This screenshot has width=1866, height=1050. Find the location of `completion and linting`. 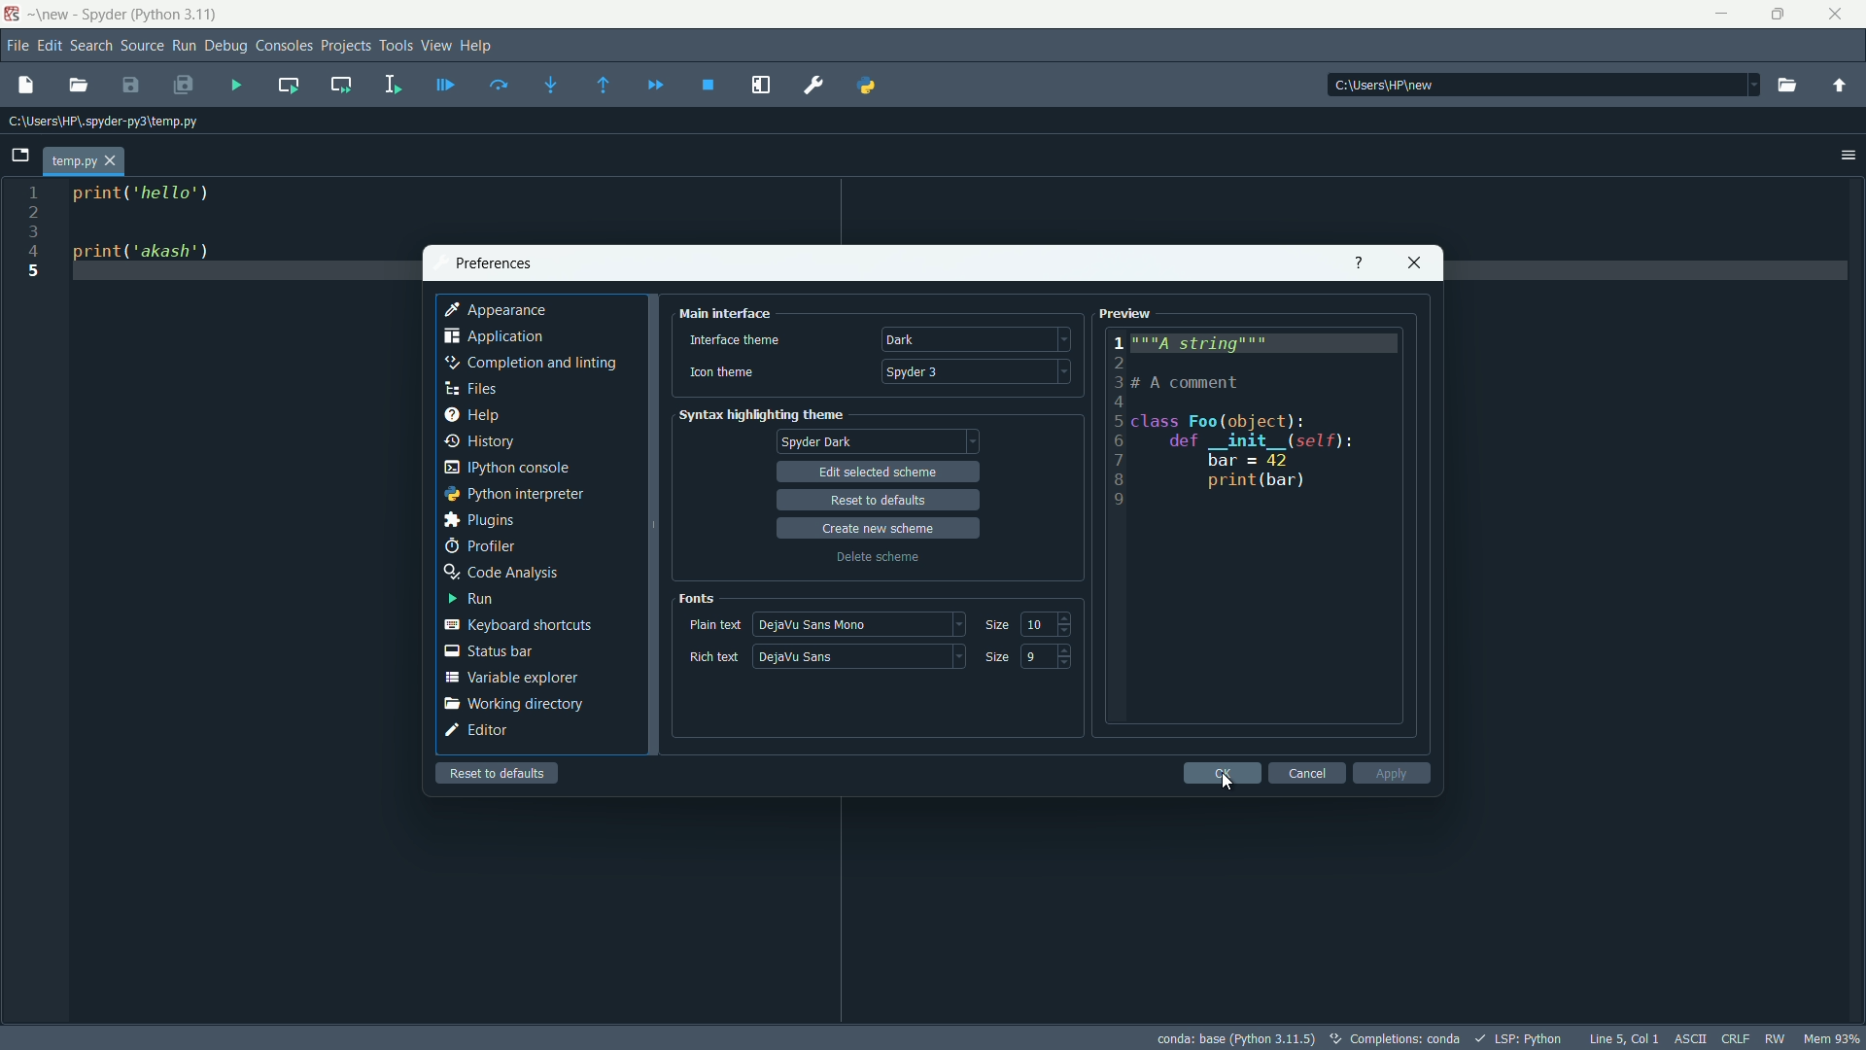

completion and linting is located at coordinates (529, 363).